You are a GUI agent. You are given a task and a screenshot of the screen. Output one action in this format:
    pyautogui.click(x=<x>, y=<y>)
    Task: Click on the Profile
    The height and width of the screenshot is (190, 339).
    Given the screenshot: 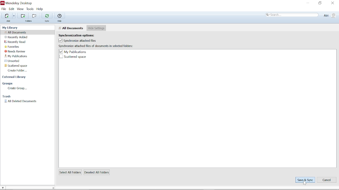 What is the action you would take?
    pyautogui.click(x=329, y=15)
    